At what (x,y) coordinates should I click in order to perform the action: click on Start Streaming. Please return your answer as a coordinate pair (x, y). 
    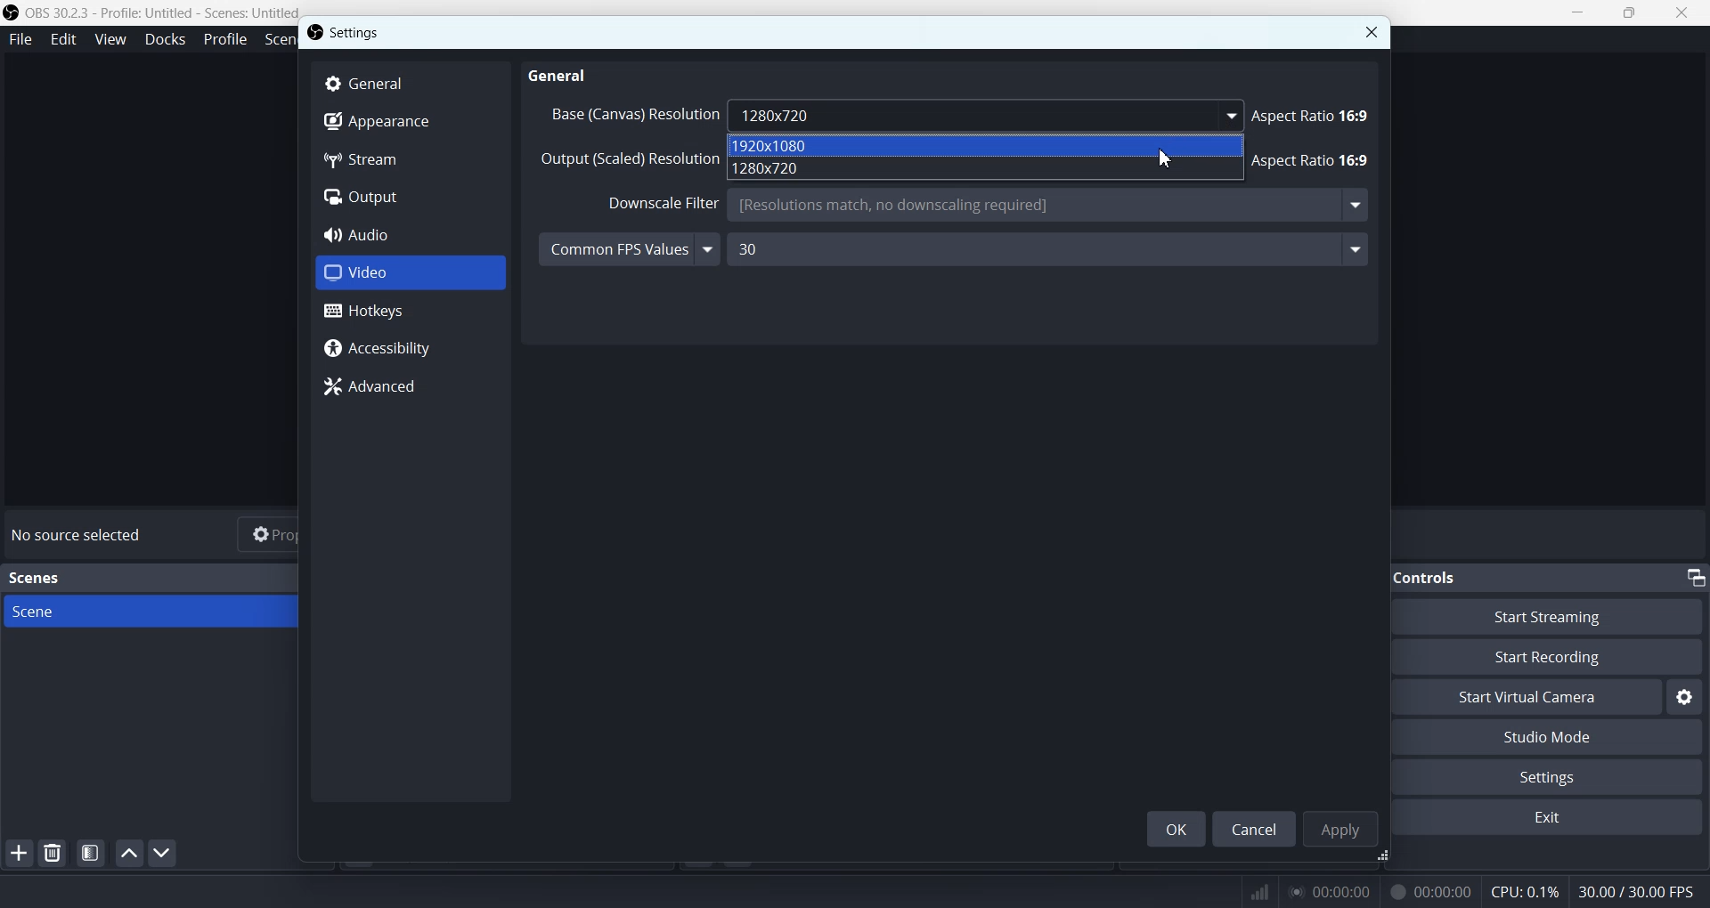
    Looking at the image, I should click on (1562, 615).